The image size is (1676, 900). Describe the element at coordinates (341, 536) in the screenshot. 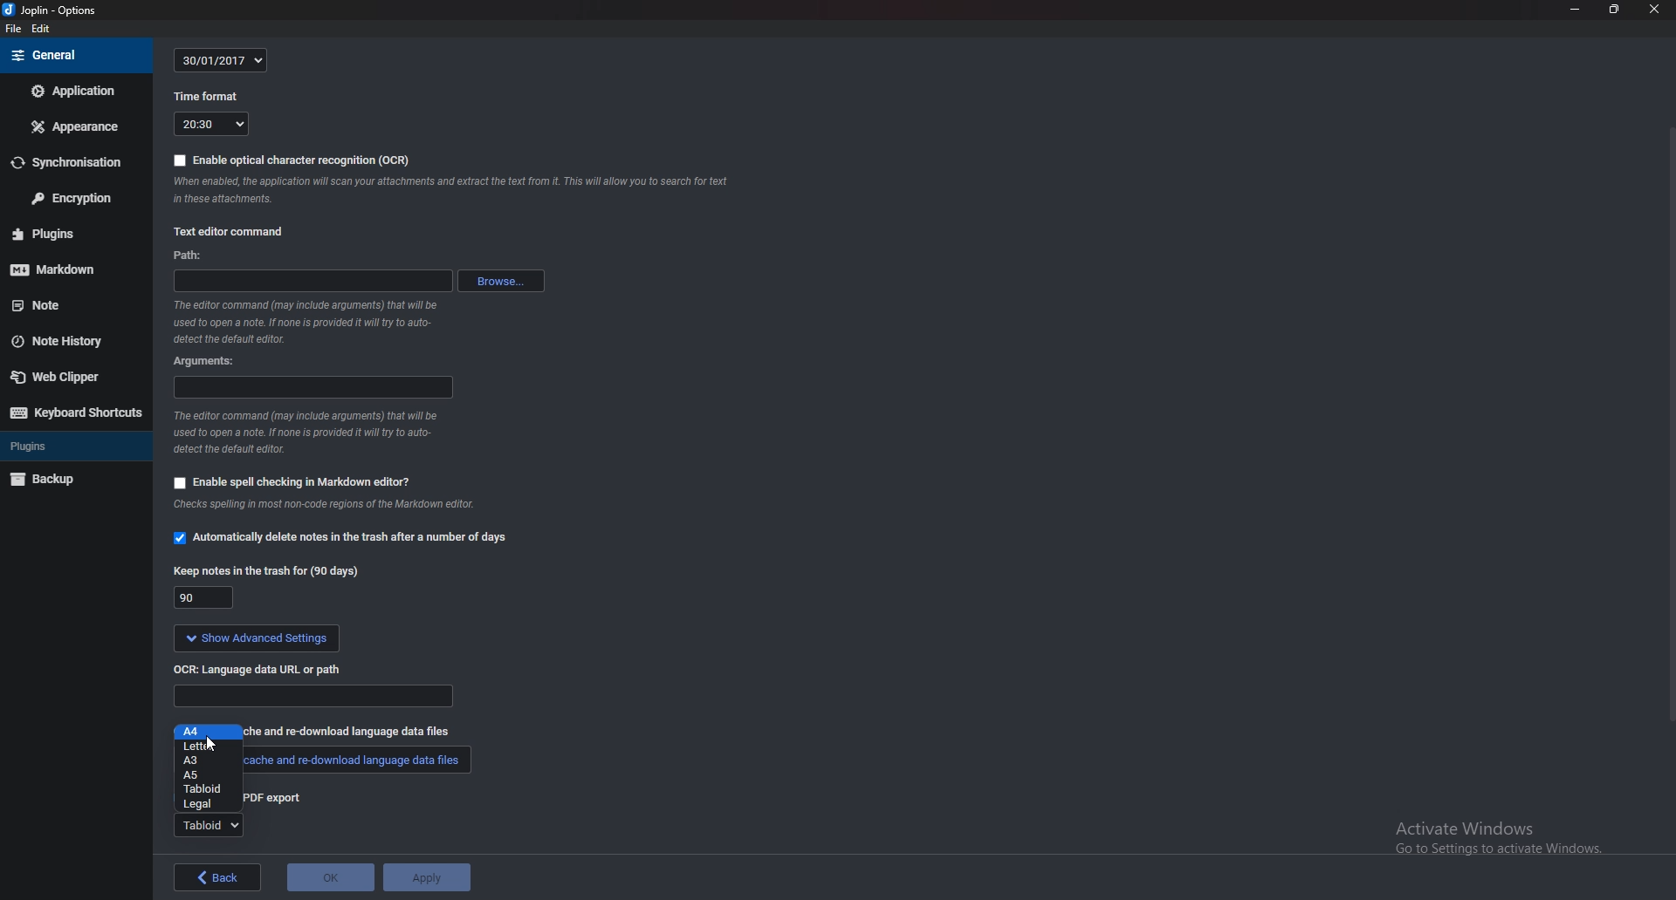

I see `automatically delete notes in the trash option` at that location.